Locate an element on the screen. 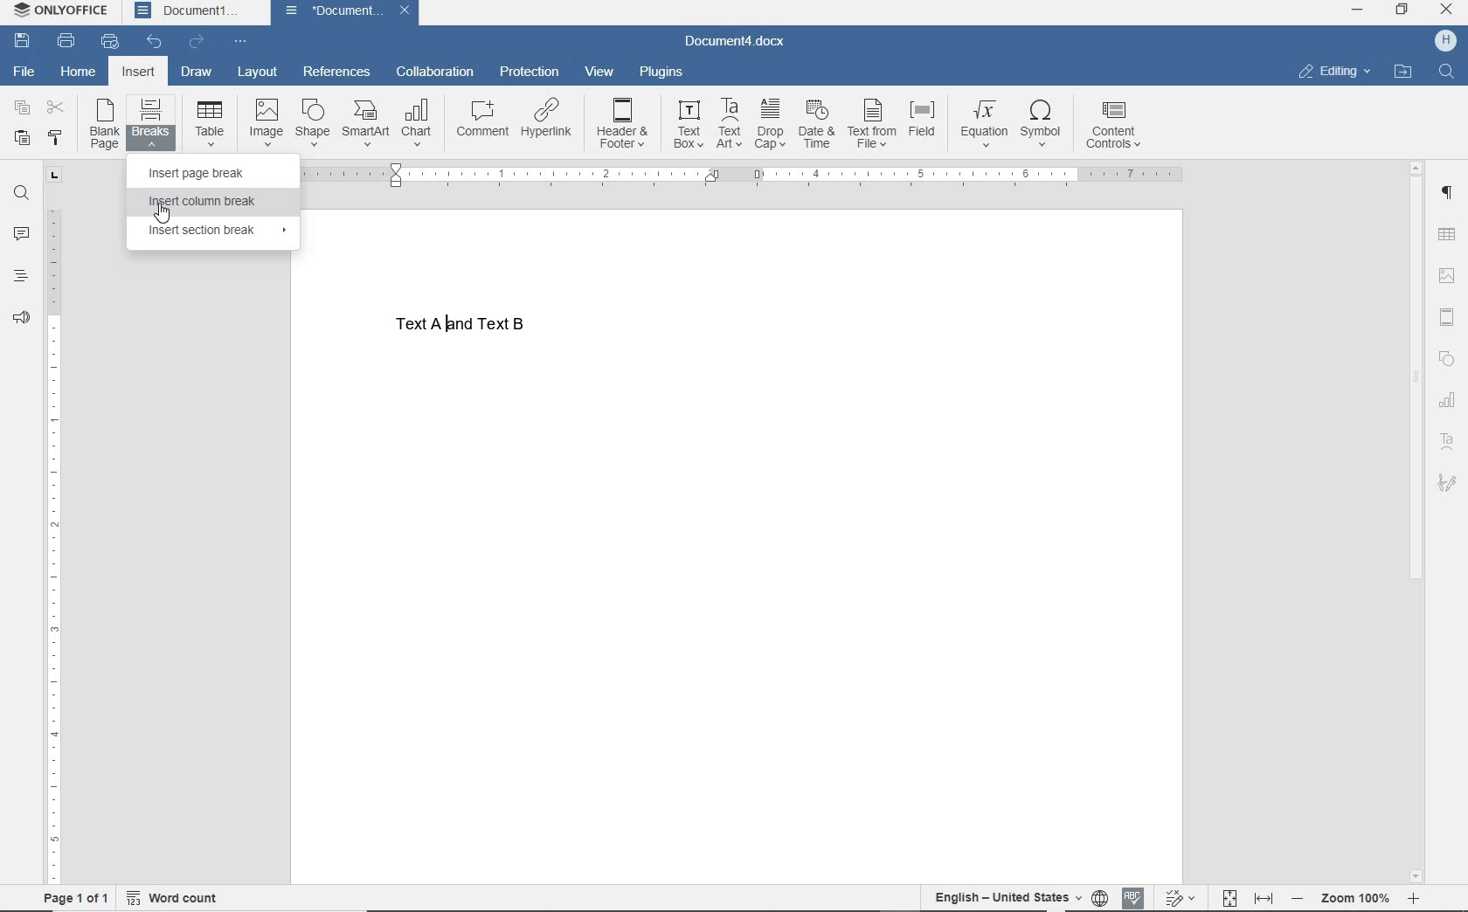  HEADER & FOOTER is located at coordinates (1447, 317).